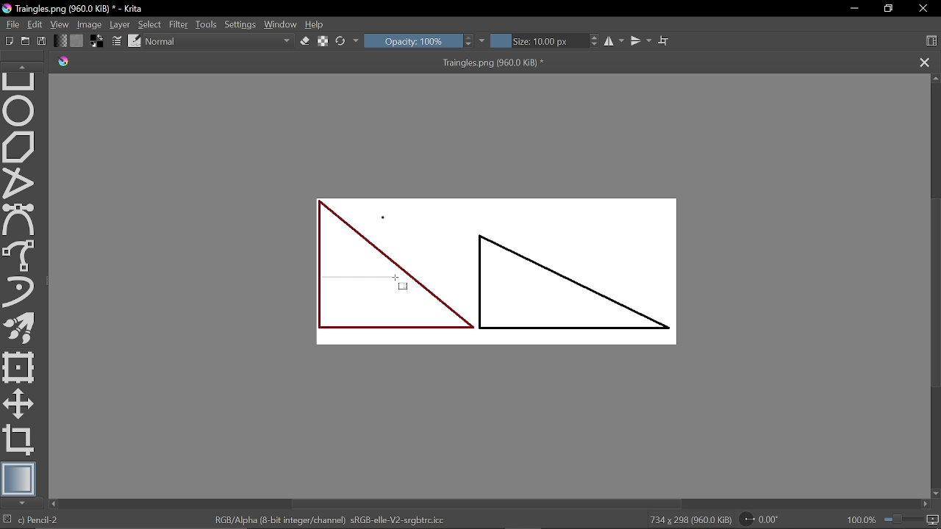 Image resolution: width=941 pixels, height=529 pixels. Describe the element at coordinates (854, 10) in the screenshot. I see `Minimize` at that location.